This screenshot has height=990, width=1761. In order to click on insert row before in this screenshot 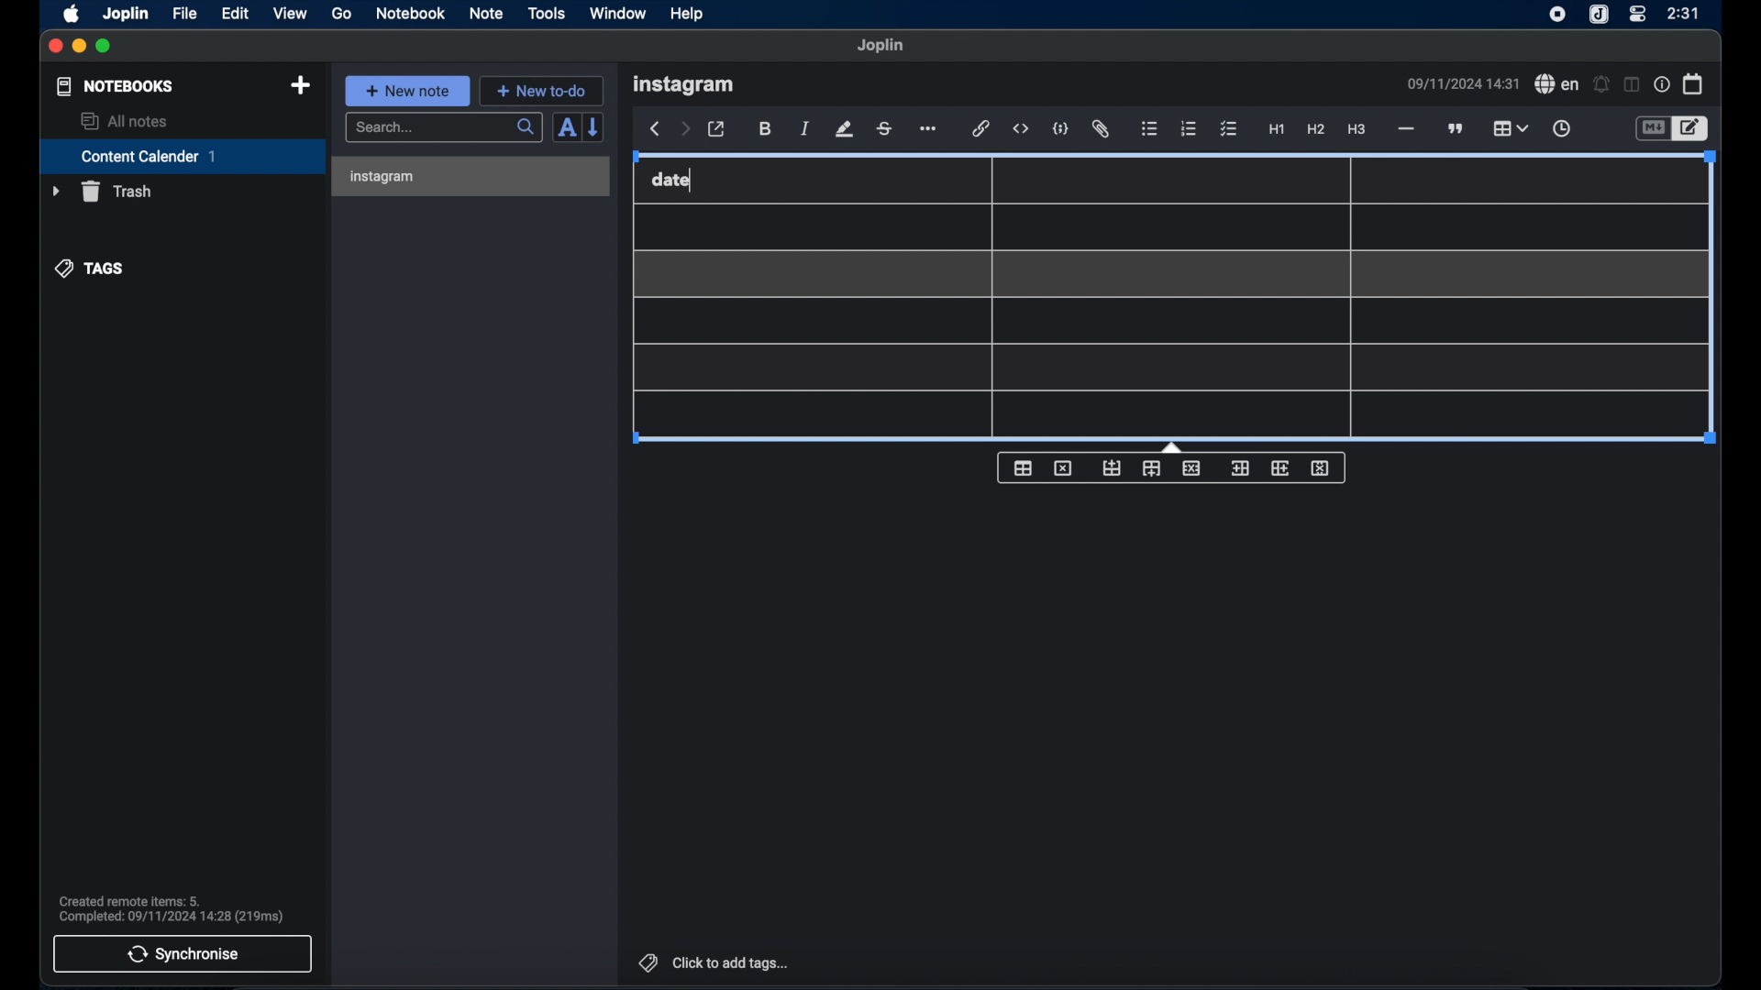, I will do `click(1112, 467)`.